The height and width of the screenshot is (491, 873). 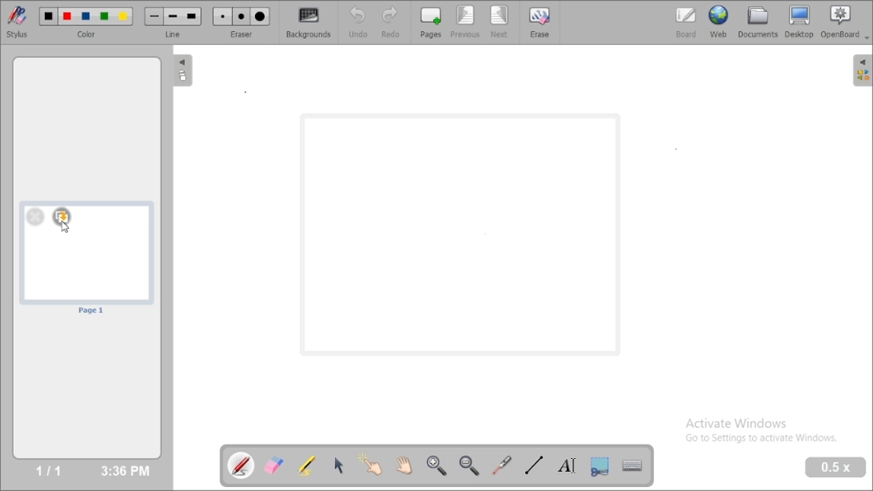 I want to click on pages, so click(x=431, y=22).